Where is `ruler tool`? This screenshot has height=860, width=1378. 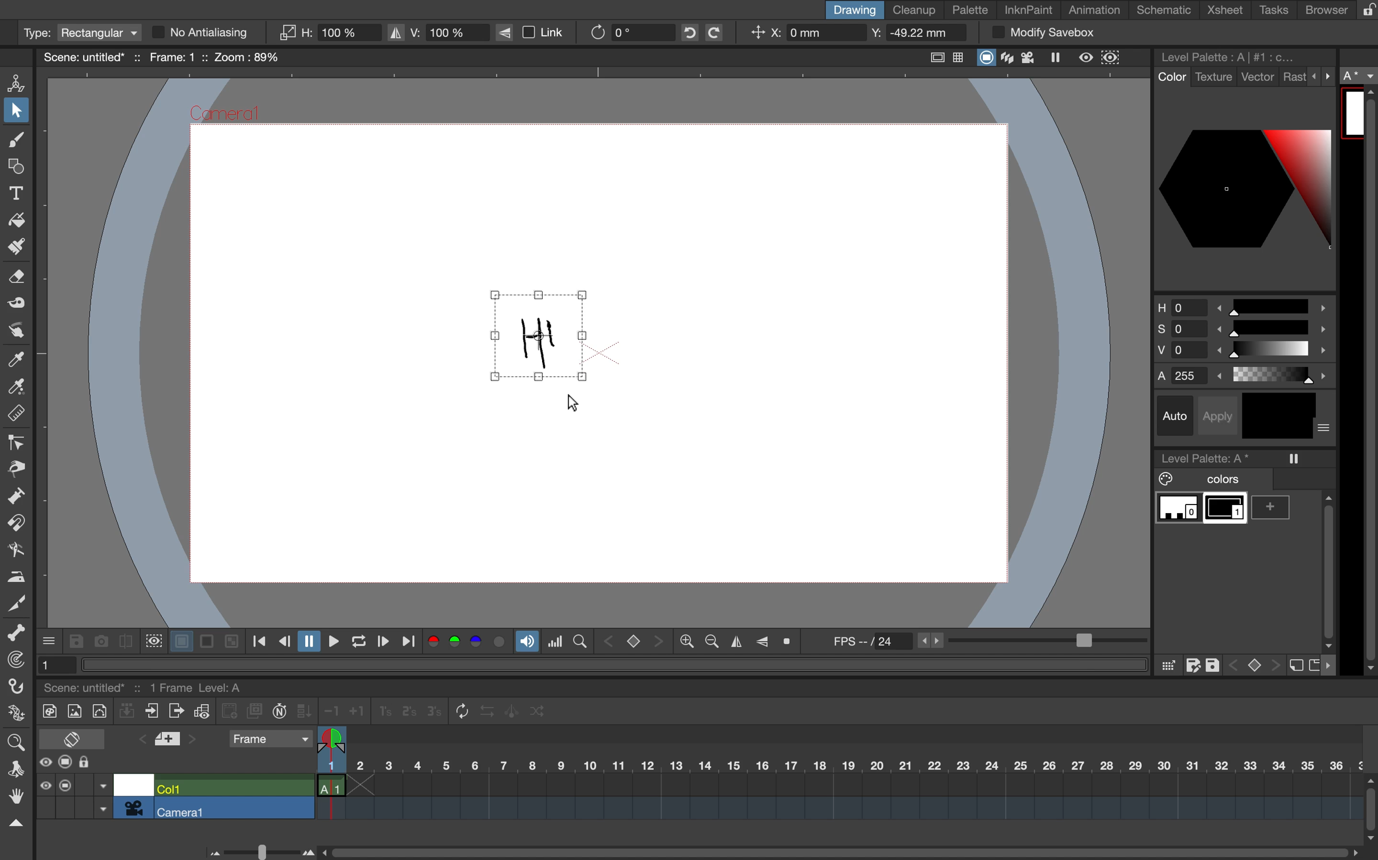
ruler tool is located at coordinates (17, 415).